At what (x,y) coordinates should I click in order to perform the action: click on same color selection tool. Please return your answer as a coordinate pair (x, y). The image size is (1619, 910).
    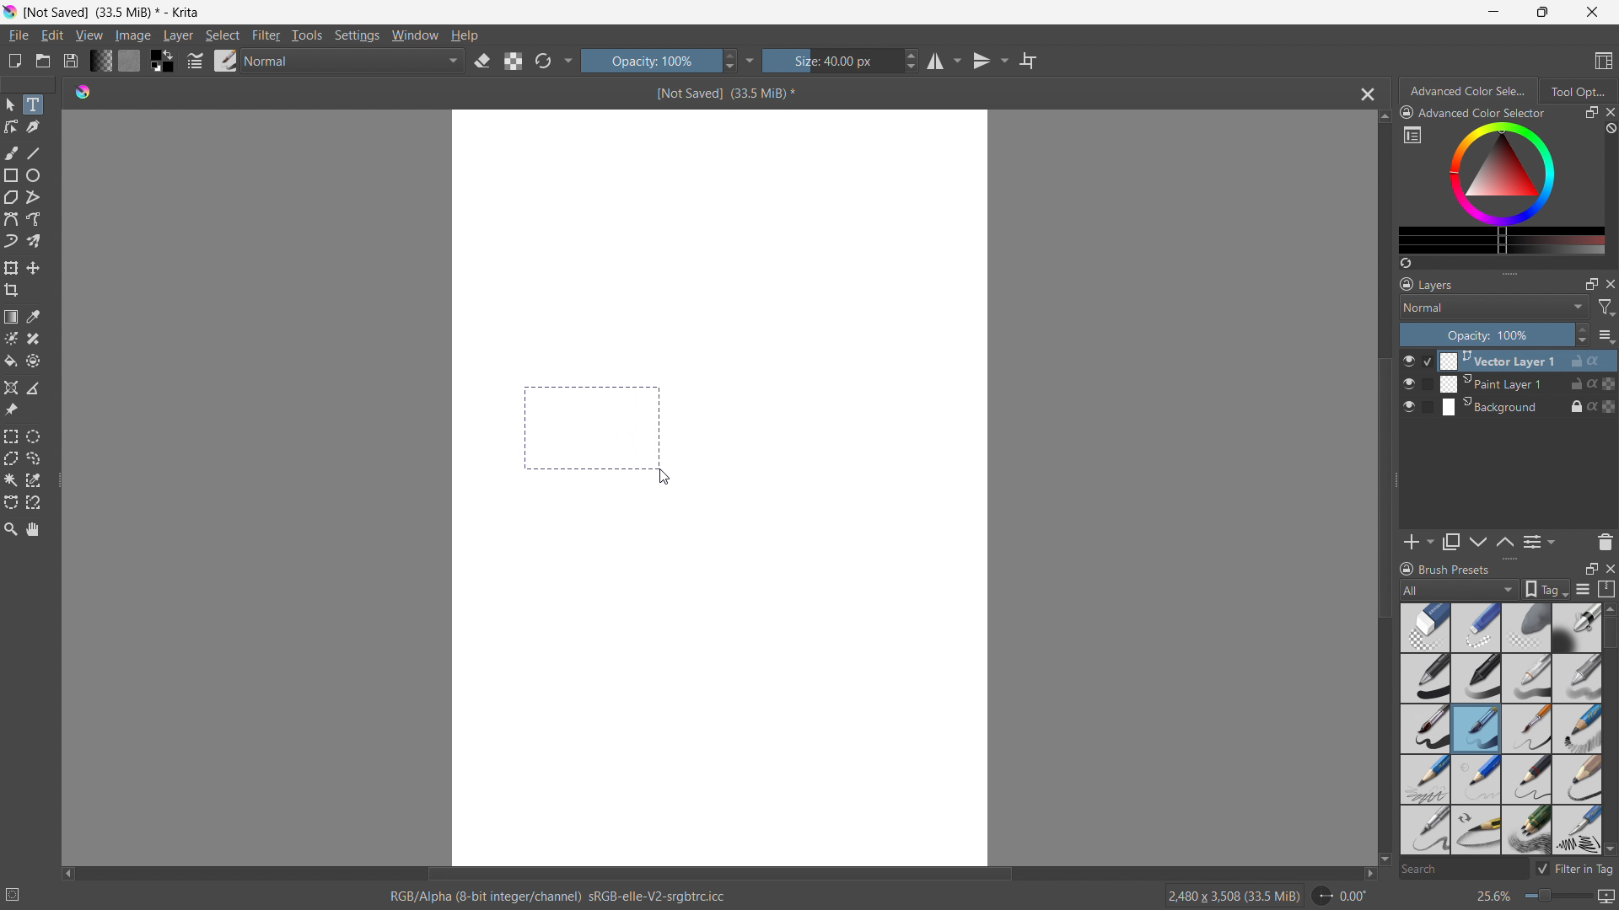
    Looking at the image, I should click on (33, 480).